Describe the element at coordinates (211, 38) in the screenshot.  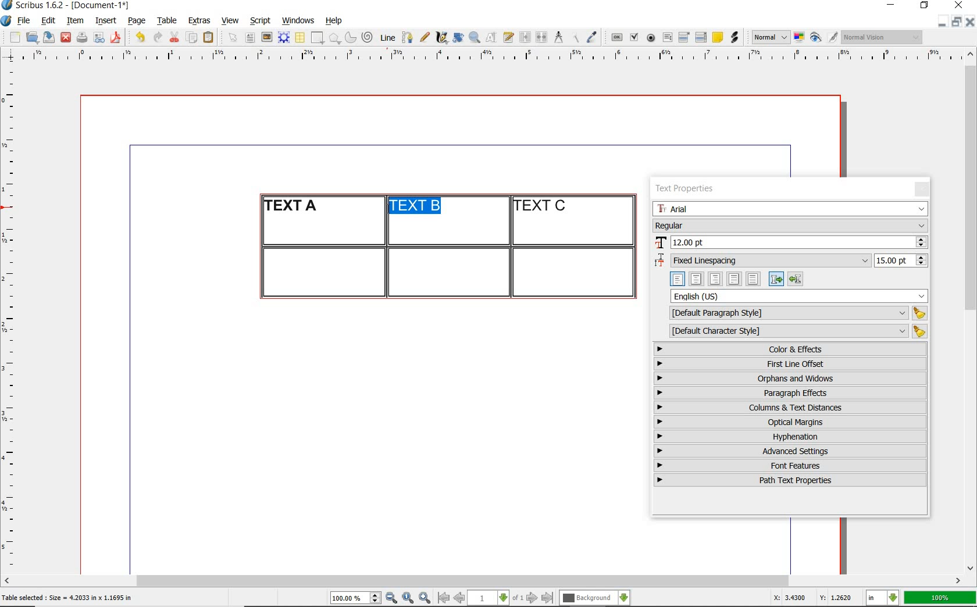
I see `paste` at that location.